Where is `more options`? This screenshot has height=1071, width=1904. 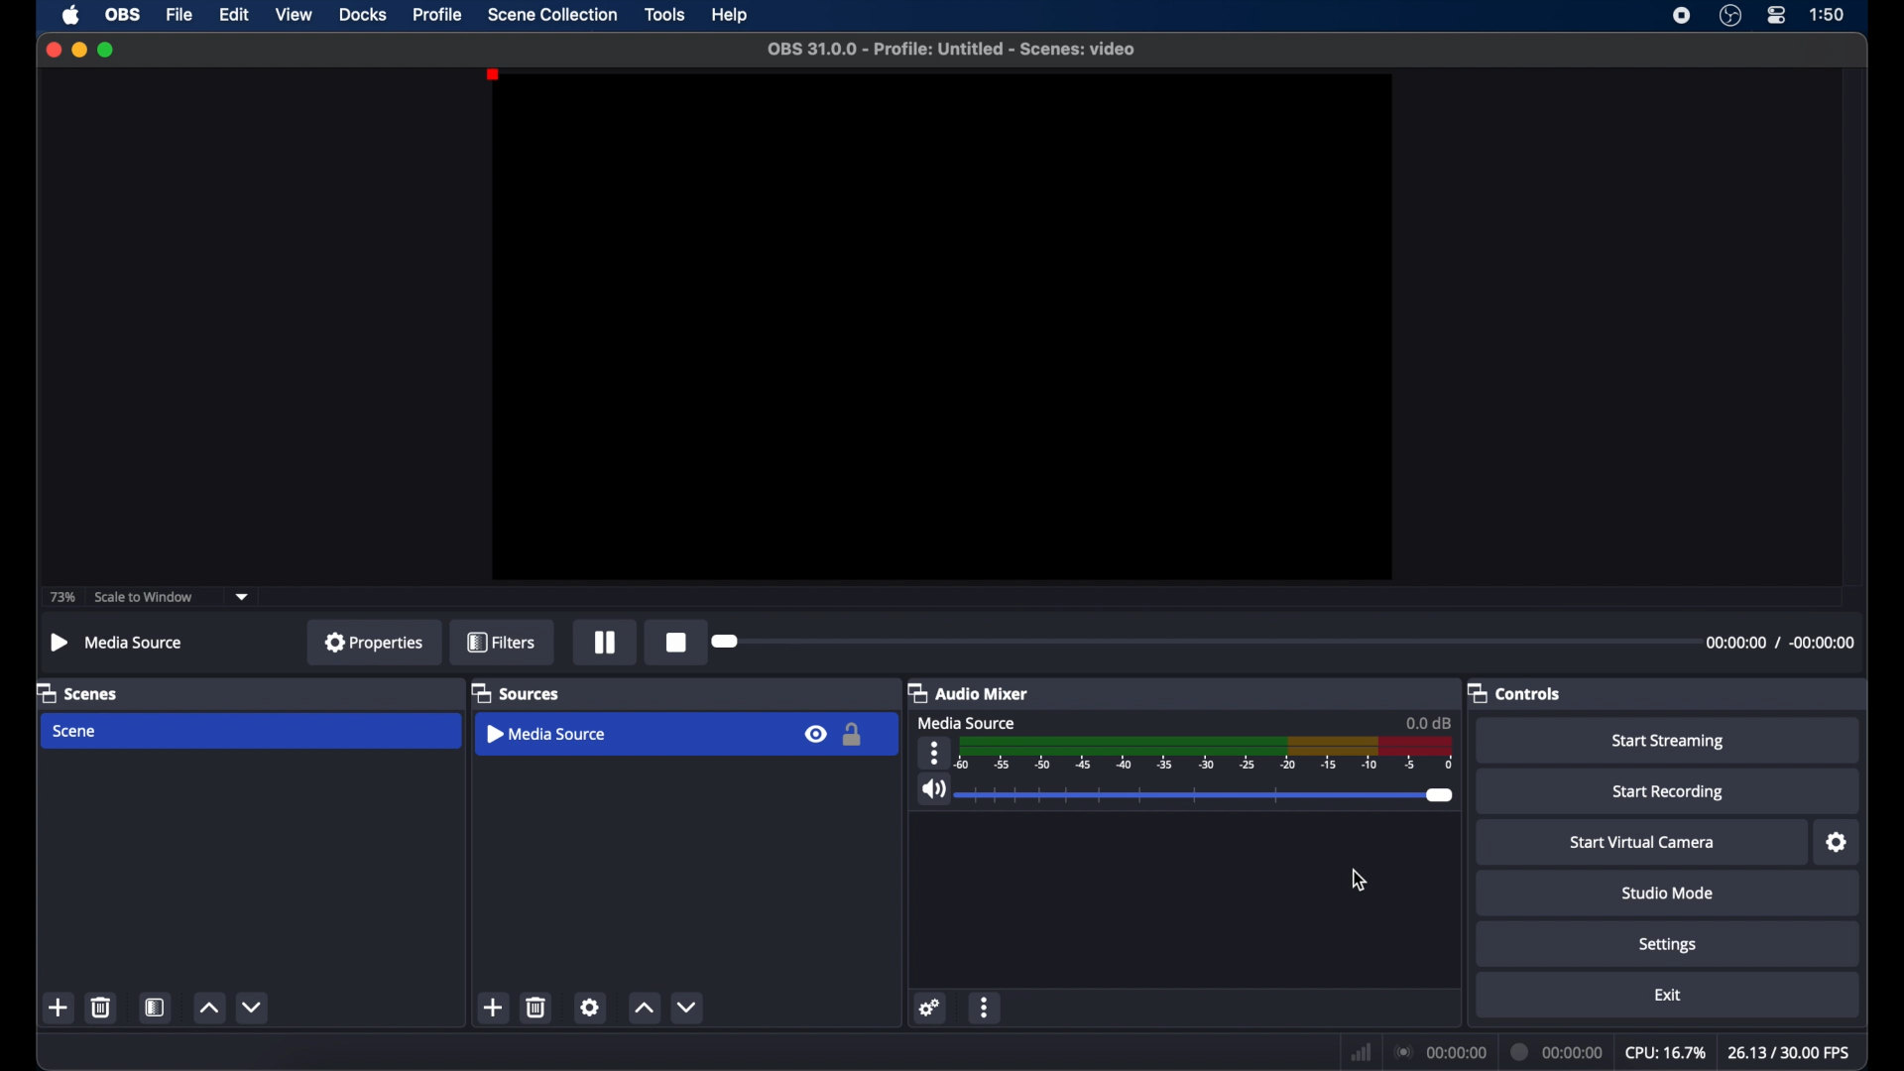
more options is located at coordinates (934, 753).